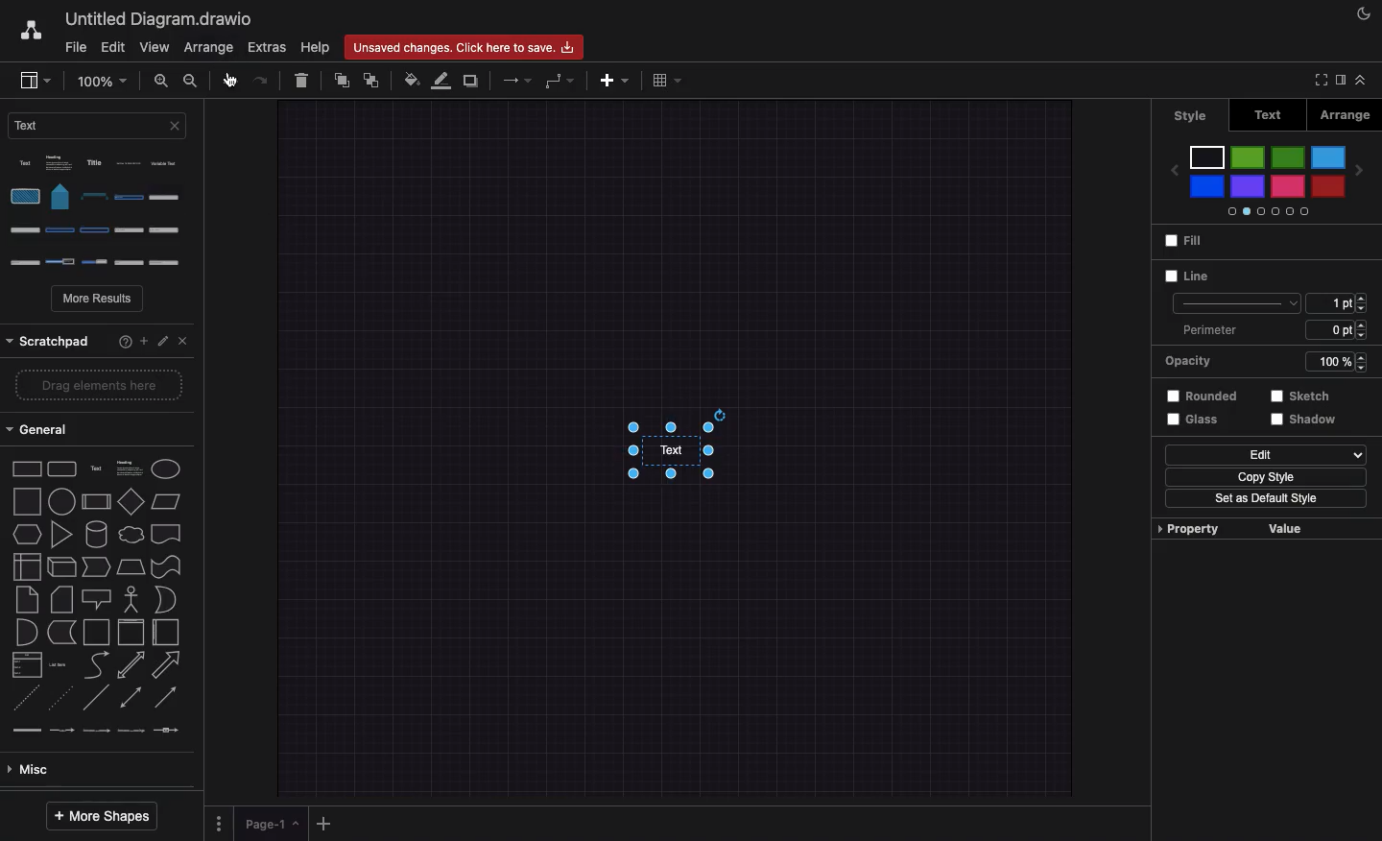 The height and width of the screenshot is (841, 1382). What do you see at coordinates (162, 337) in the screenshot?
I see `Edit` at bounding box center [162, 337].